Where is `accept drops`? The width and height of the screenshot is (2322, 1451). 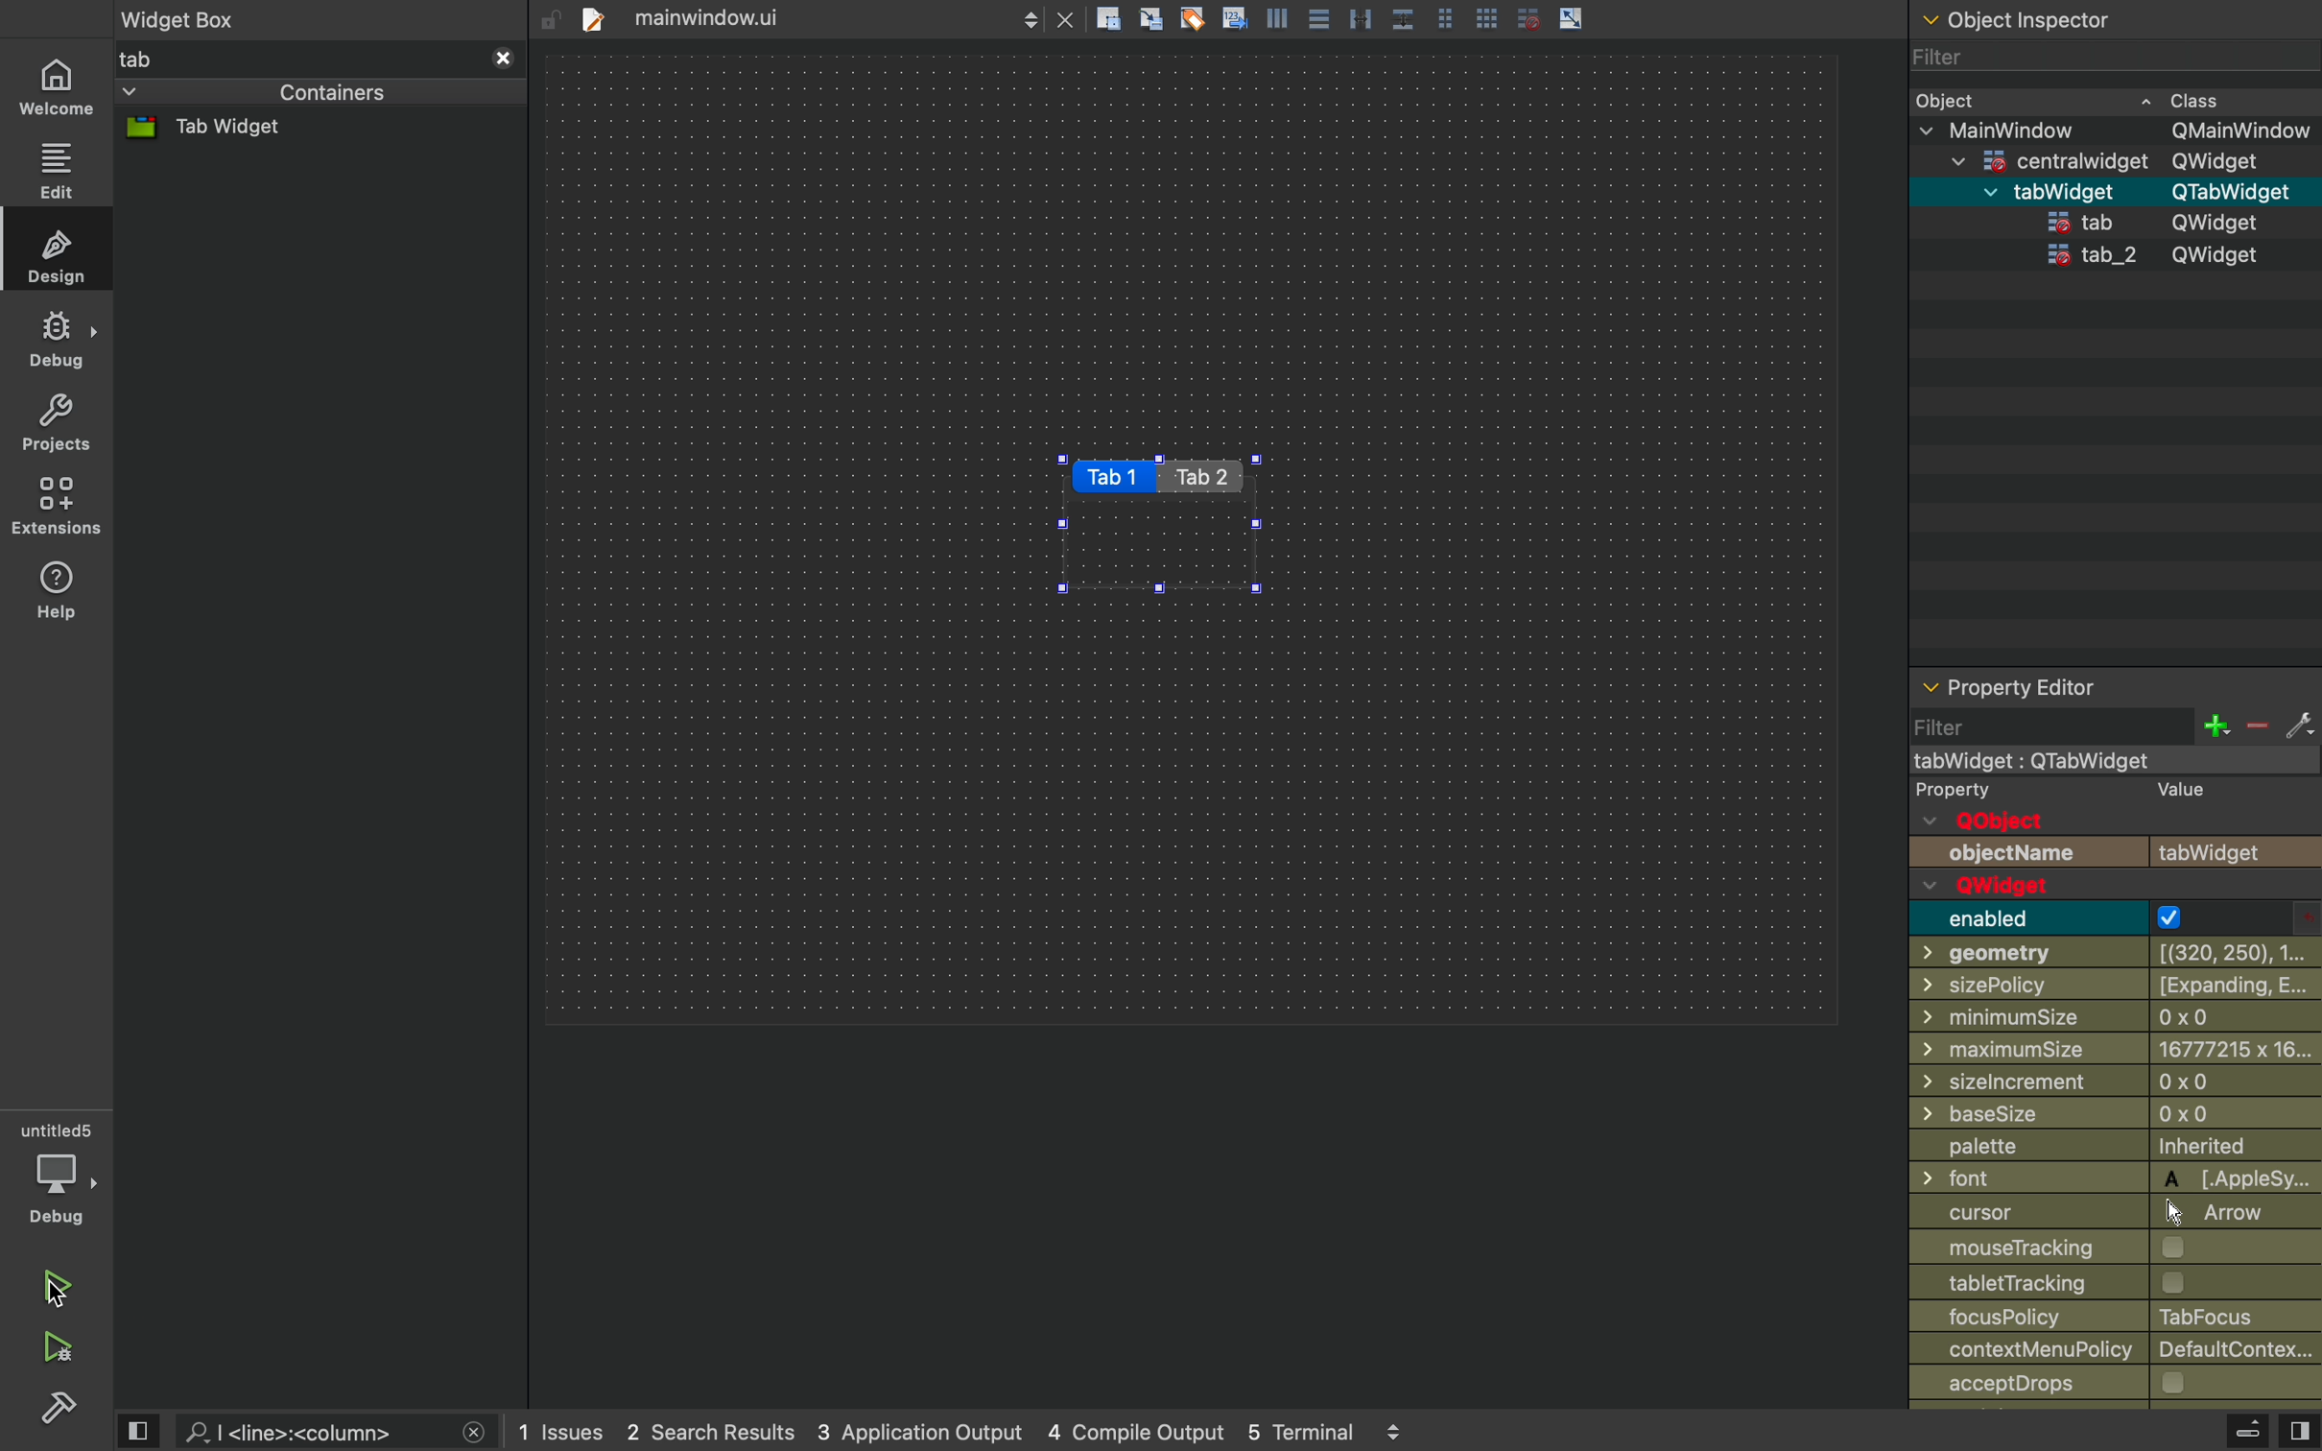
accept drops is located at coordinates (2117, 1387).